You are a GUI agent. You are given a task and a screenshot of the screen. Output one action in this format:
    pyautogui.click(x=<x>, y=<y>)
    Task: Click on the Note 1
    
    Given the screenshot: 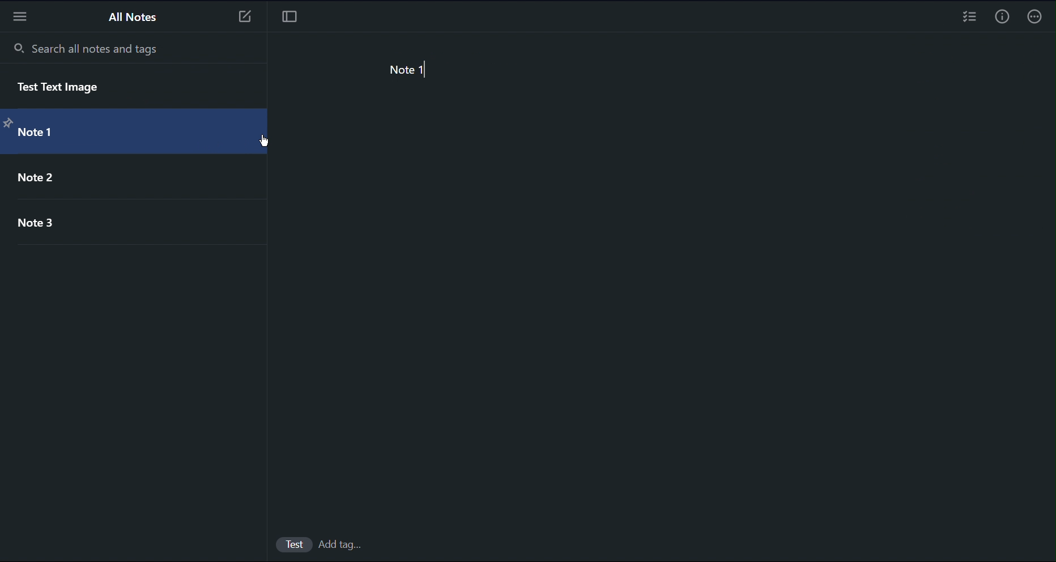 What is the action you would take?
    pyautogui.click(x=44, y=134)
    